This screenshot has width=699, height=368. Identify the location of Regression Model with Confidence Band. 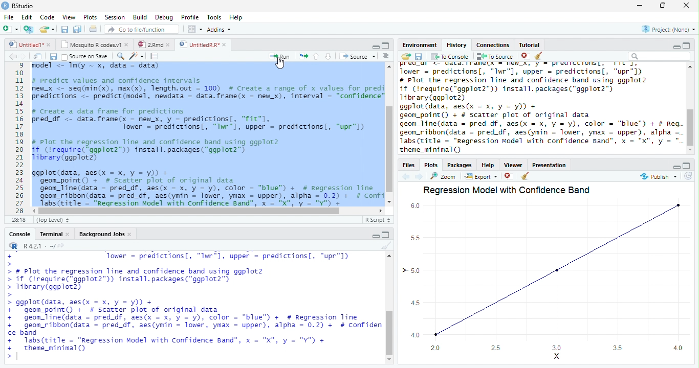
(513, 191).